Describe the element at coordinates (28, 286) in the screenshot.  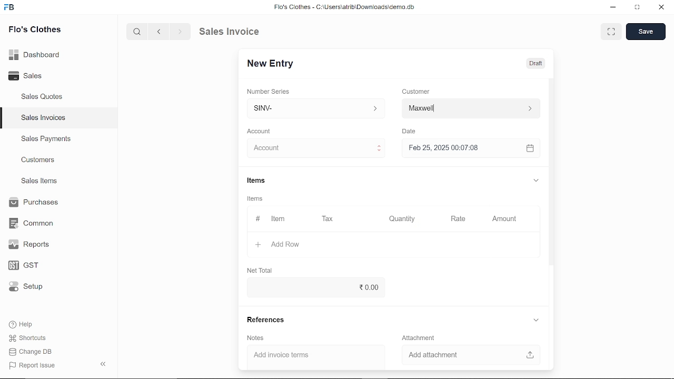
I see `Setup` at that location.